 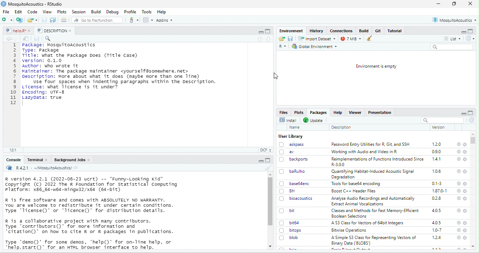 I want to click on Files, so click(x=283, y=112).